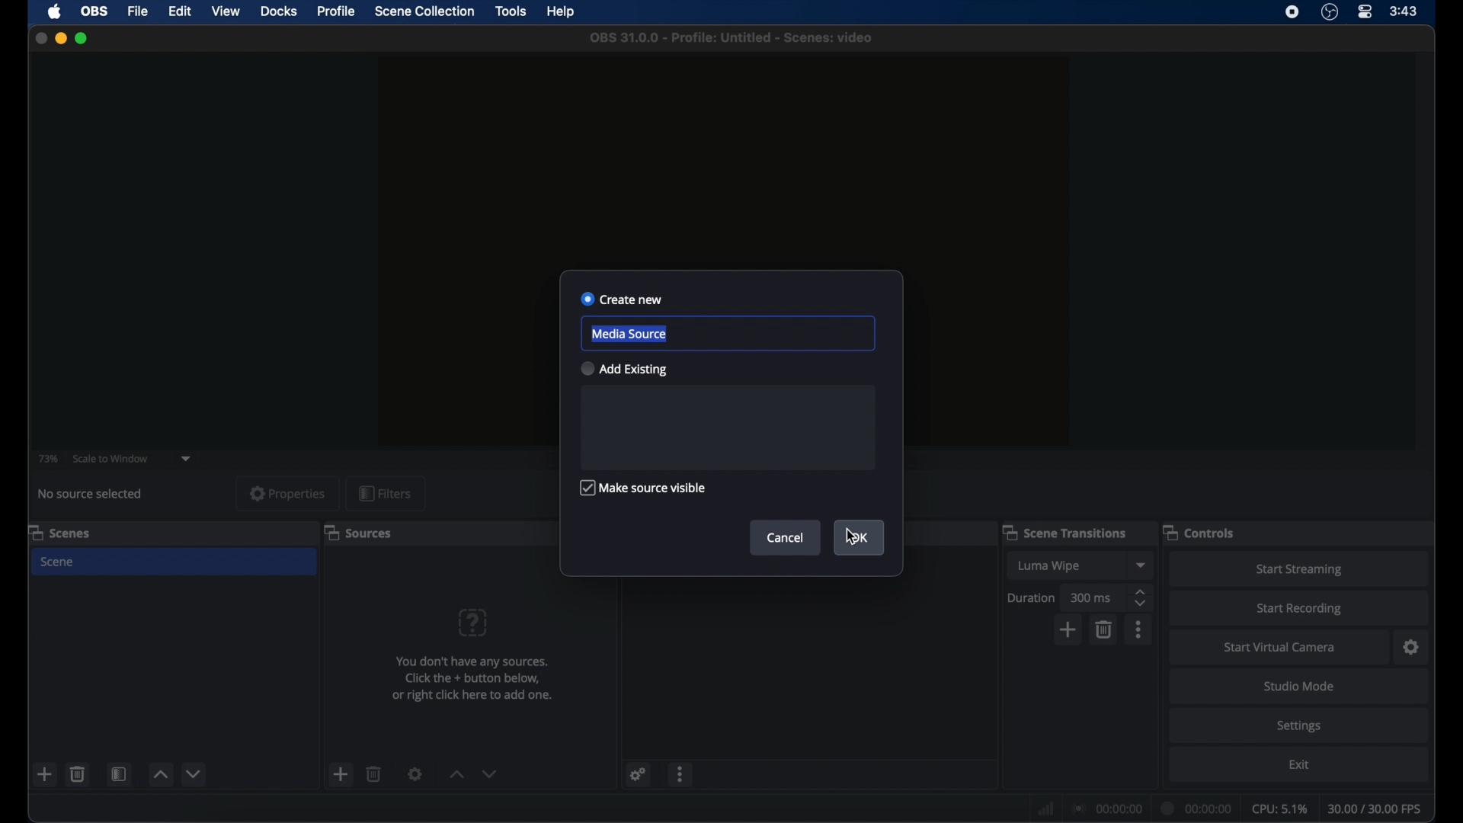  Describe the element at coordinates (424, 11) in the screenshot. I see `scene collection` at that location.